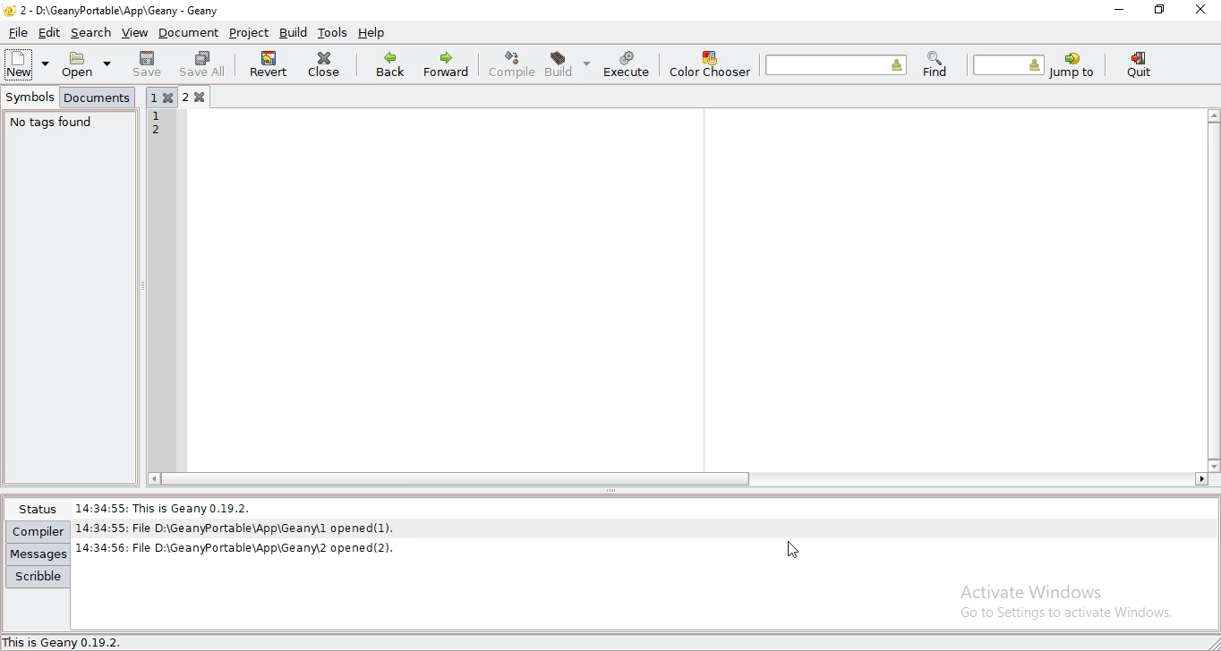 This screenshot has width=1221, height=651. What do you see at coordinates (35, 509) in the screenshot?
I see `status` at bounding box center [35, 509].